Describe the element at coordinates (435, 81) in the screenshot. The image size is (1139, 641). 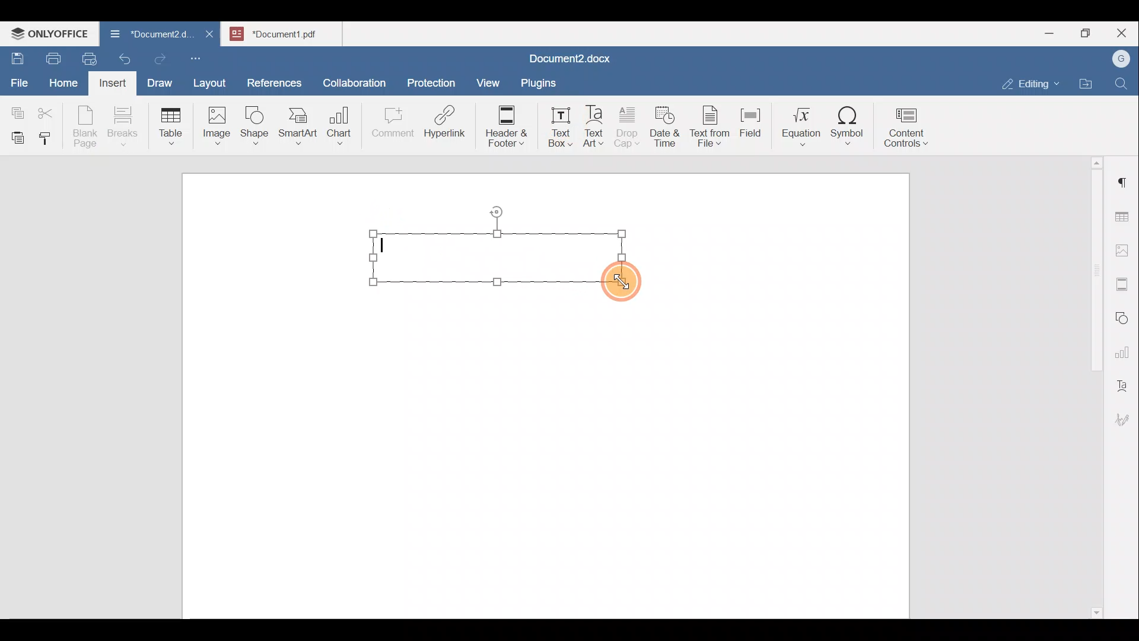
I see `Protection` at that location.